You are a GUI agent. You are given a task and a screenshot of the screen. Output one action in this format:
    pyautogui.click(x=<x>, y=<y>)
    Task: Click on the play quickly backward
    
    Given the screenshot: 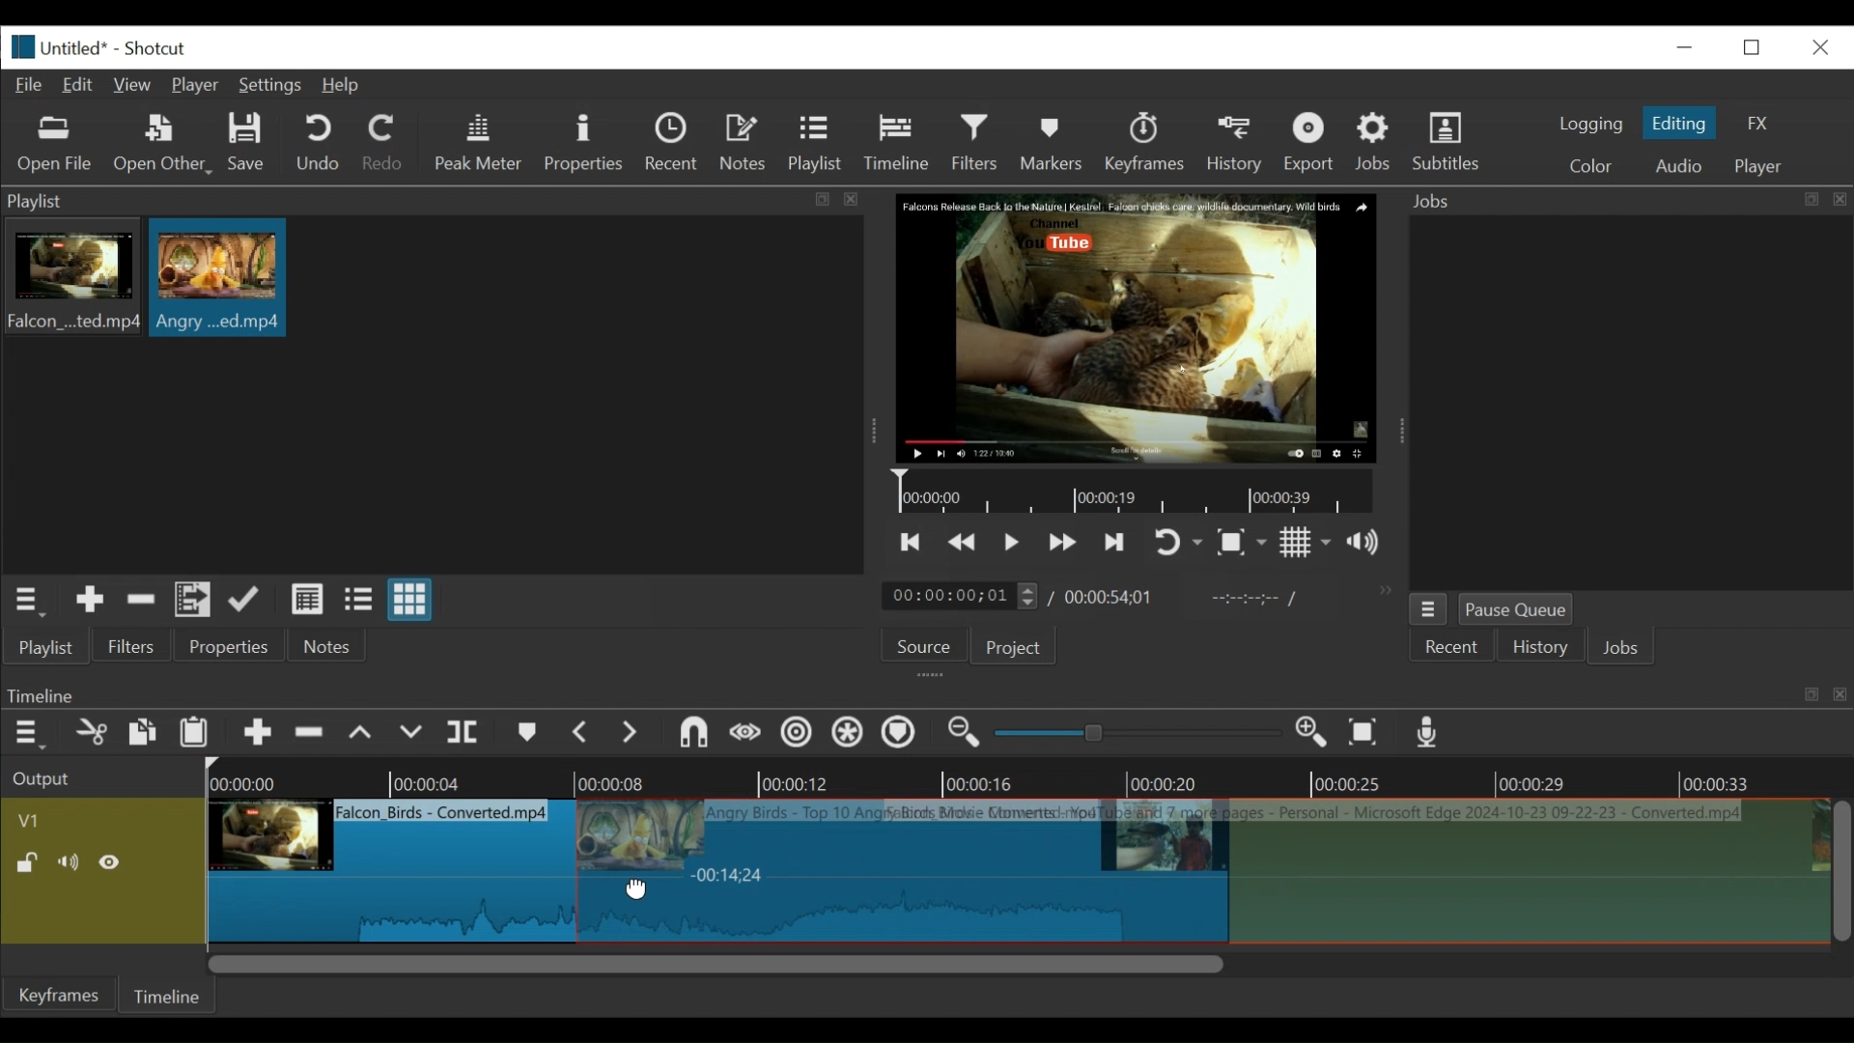 What is the action you would take?
    pyautogui.click(x=963, y=543)
    